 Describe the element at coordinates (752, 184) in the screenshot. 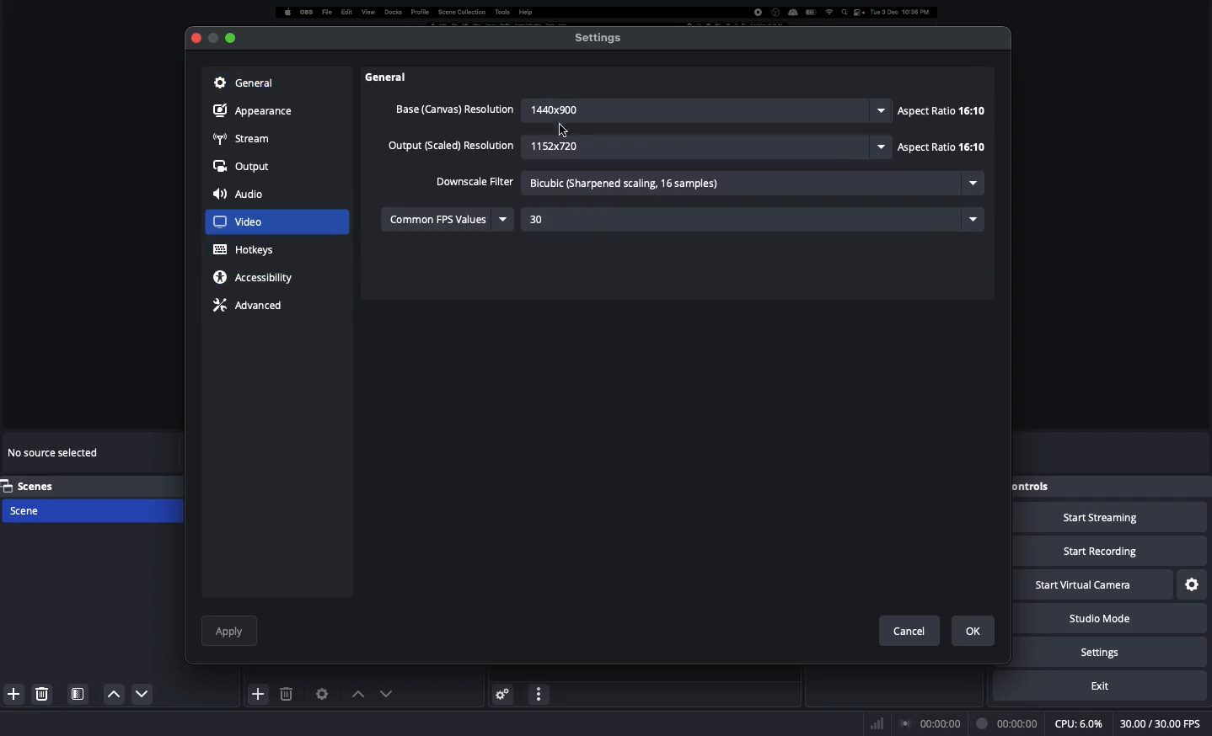

I see `Bicubic` at that location.